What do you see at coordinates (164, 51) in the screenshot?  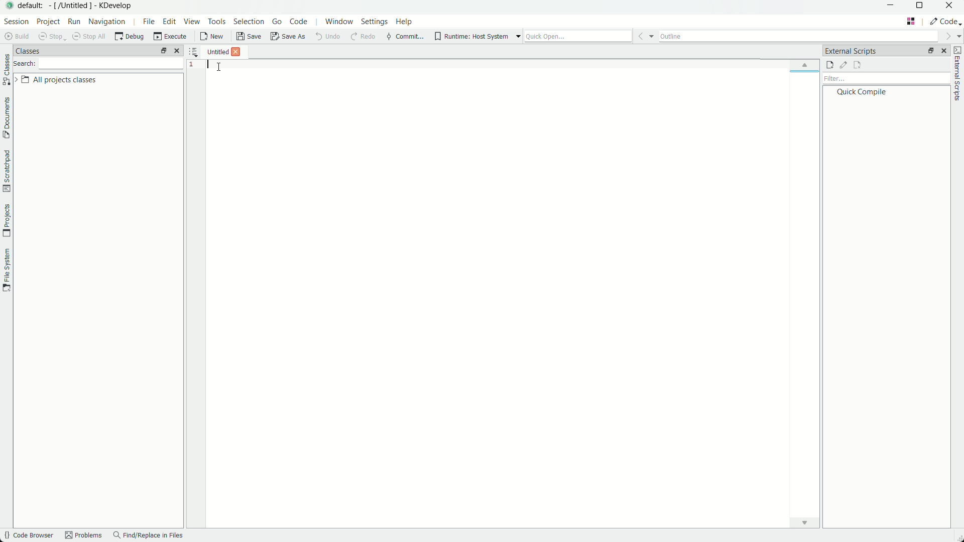 I see `edit tabs` at bounding box center [164, 51].